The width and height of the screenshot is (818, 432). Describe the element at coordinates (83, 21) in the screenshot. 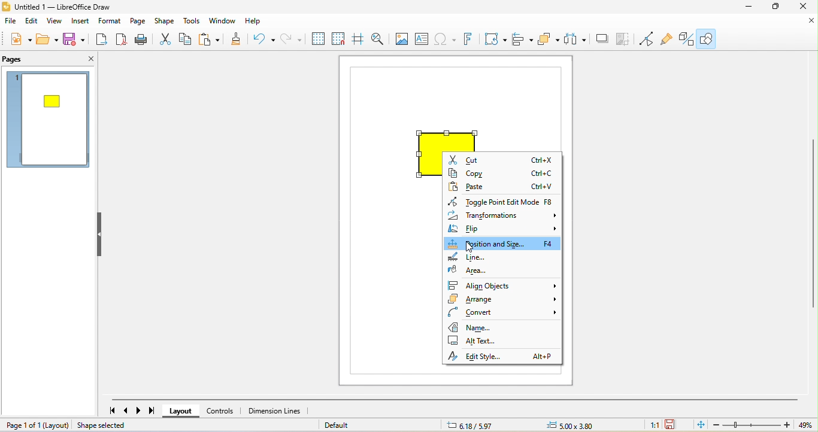

I see `insert` at that location.